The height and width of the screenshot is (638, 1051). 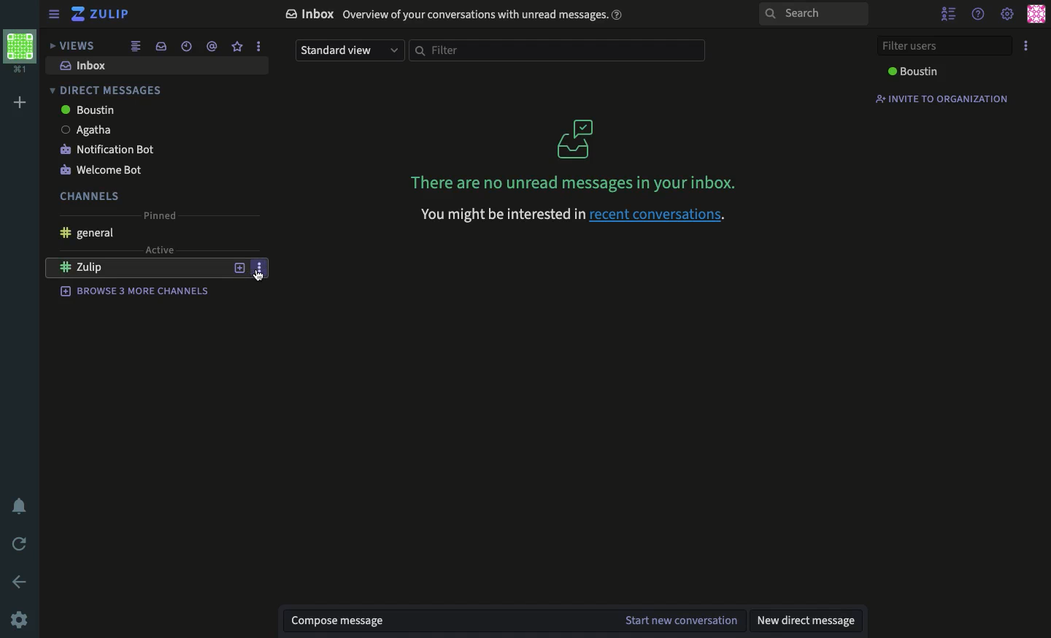 I want to click on filter, so click(x=560, y=50).